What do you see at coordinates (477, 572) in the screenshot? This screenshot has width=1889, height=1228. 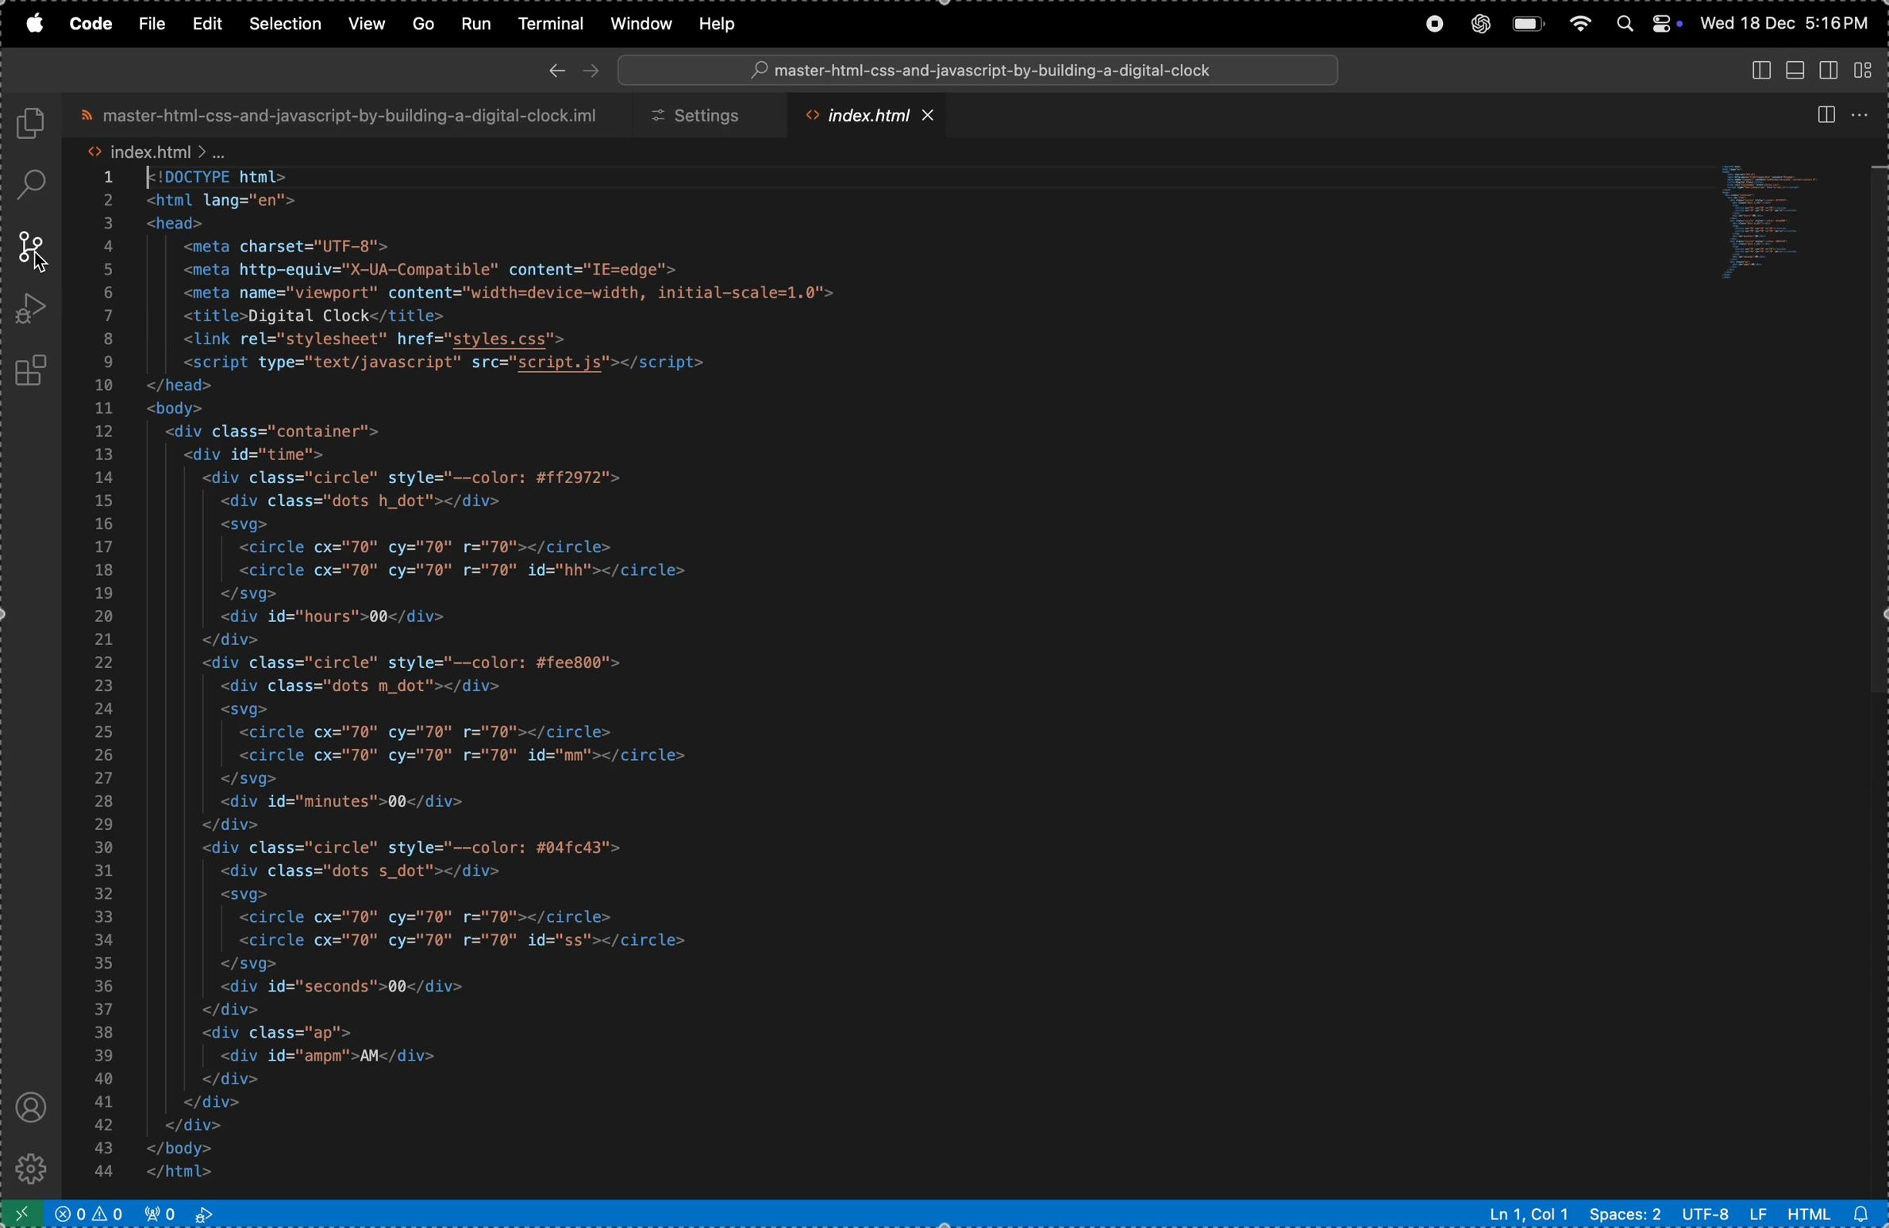 I see `<circle cx="70" cy="70" r="70" id="hh"></circle>` at bounding box center [477, 572].